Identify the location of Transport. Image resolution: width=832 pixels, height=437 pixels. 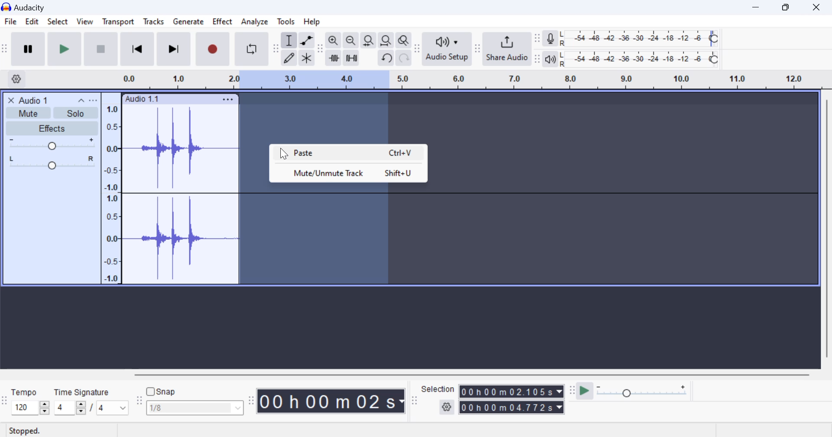
(118, 23).